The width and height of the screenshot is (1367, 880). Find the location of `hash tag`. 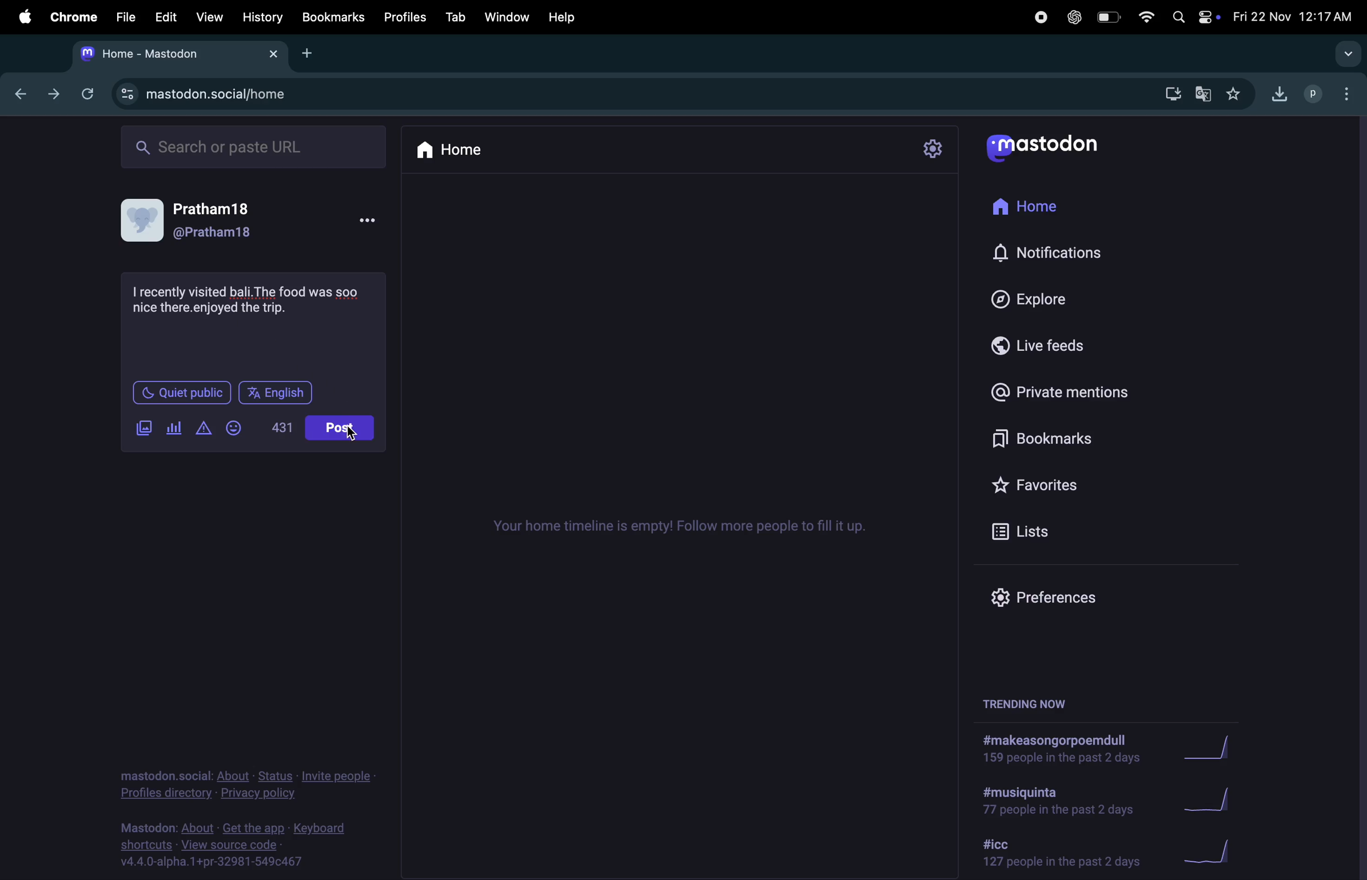

hash tag is located at coordinates (1059, 801).